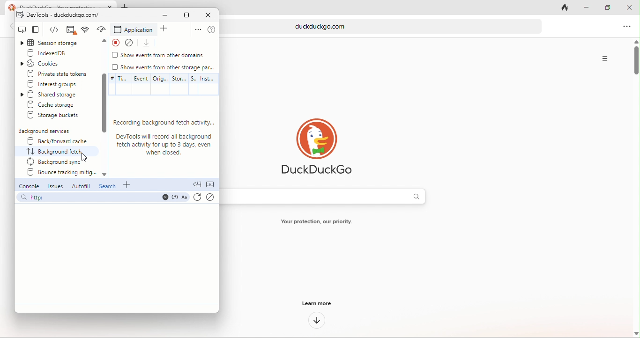 The image size is (640, 338). Describe the element at coordinates (58, 105) in the screenshot. I see `create storage` at that location.